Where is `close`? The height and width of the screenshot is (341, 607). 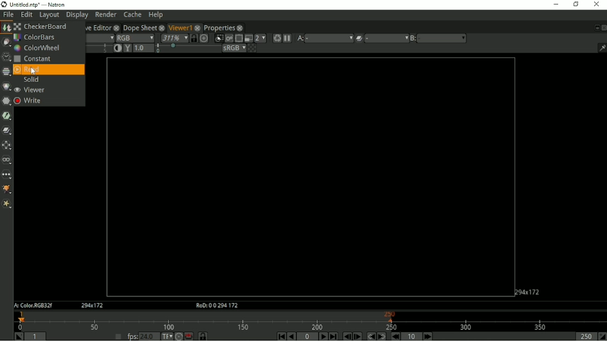 close is located at coordinates (161, 27).